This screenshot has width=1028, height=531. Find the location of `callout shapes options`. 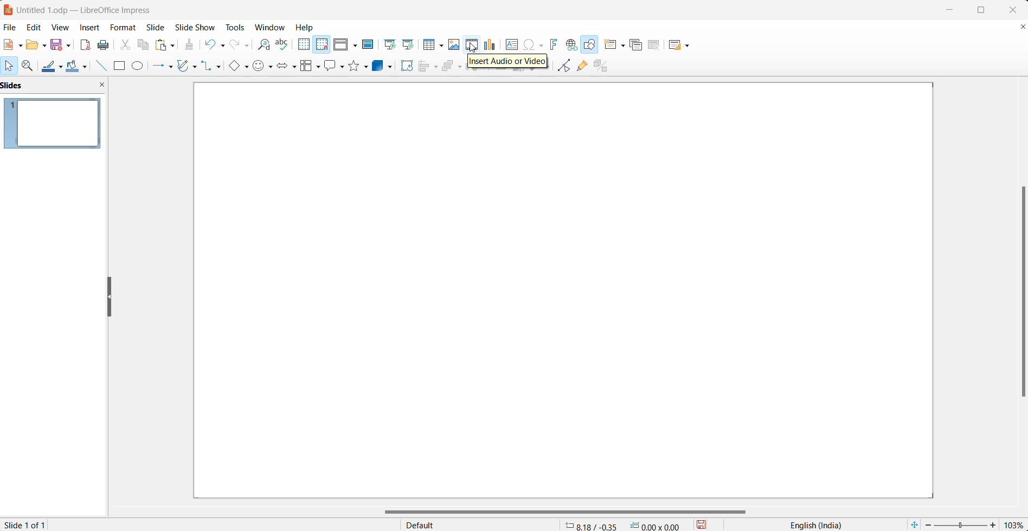

callout shapes options is located at coordinates (342, 66).